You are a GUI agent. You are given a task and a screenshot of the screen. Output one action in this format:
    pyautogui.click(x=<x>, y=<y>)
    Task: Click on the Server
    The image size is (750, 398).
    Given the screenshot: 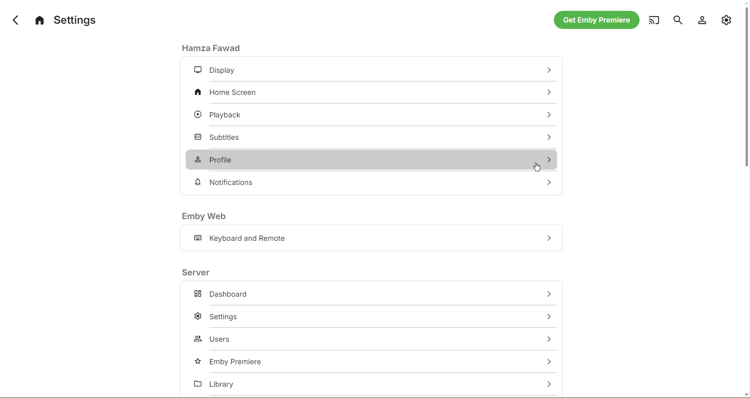 What is the action you would take?
    pyautogui.click(x=197, y=272)
    